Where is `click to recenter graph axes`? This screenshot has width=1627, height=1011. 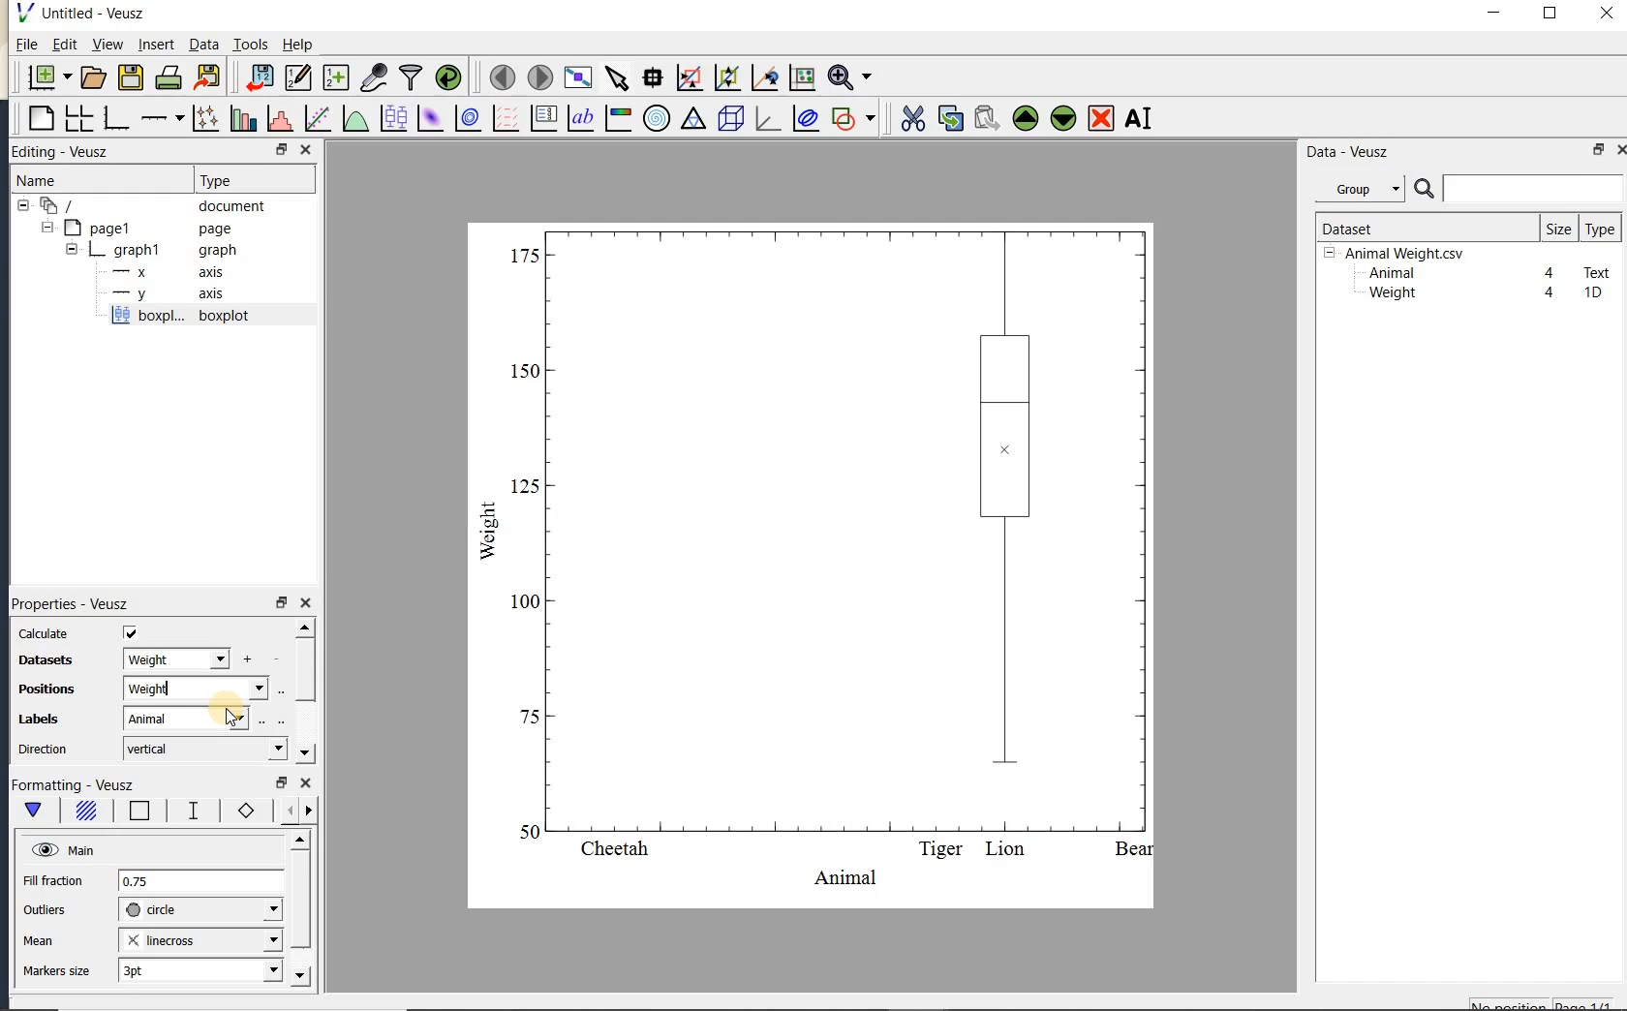 click to recenter graph axes is located at coordinates (765, 78).